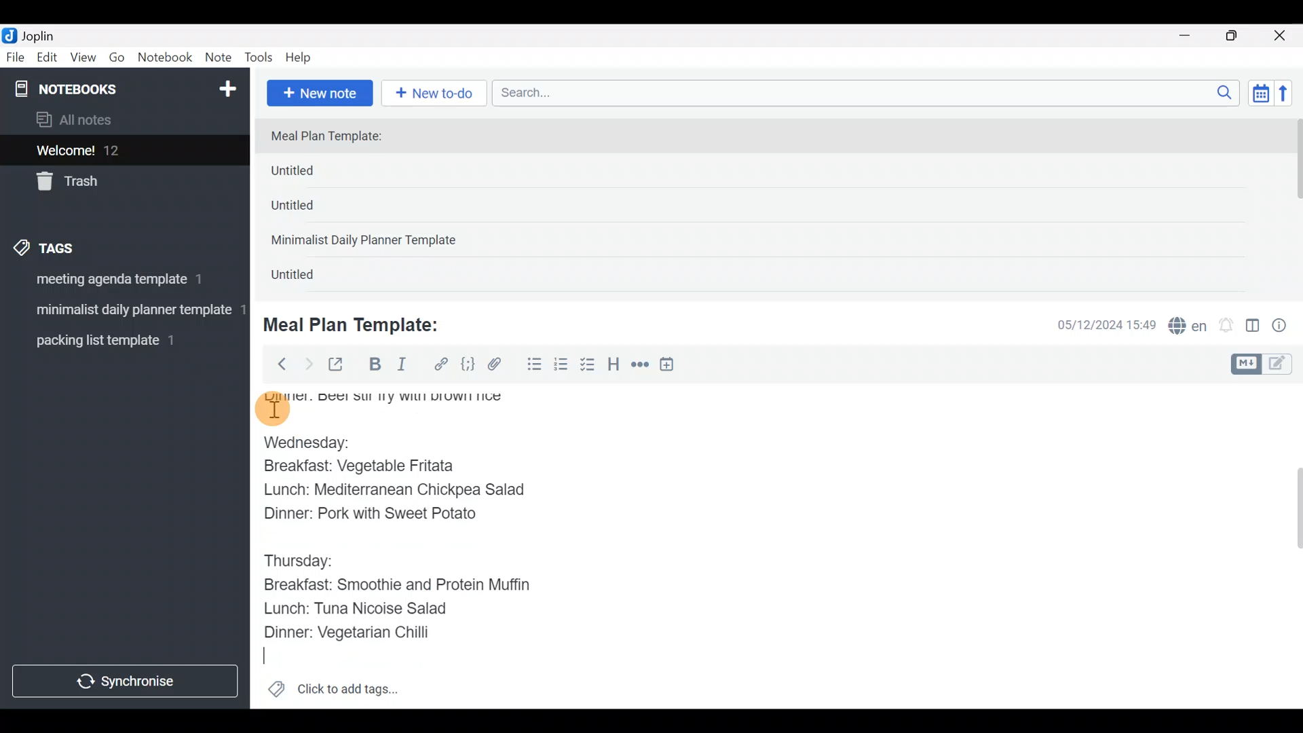  I want to click on Tag 2, so click(124, 312).